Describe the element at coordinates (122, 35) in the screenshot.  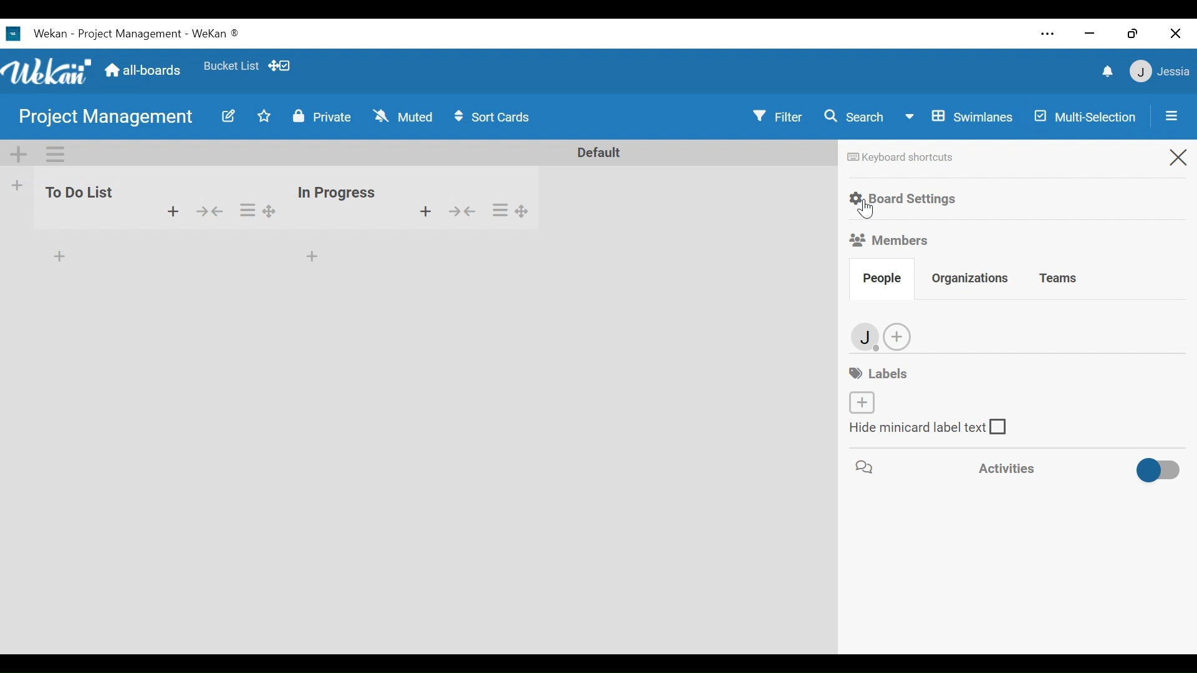
I see `Wekan Desktop Icon` at that location.